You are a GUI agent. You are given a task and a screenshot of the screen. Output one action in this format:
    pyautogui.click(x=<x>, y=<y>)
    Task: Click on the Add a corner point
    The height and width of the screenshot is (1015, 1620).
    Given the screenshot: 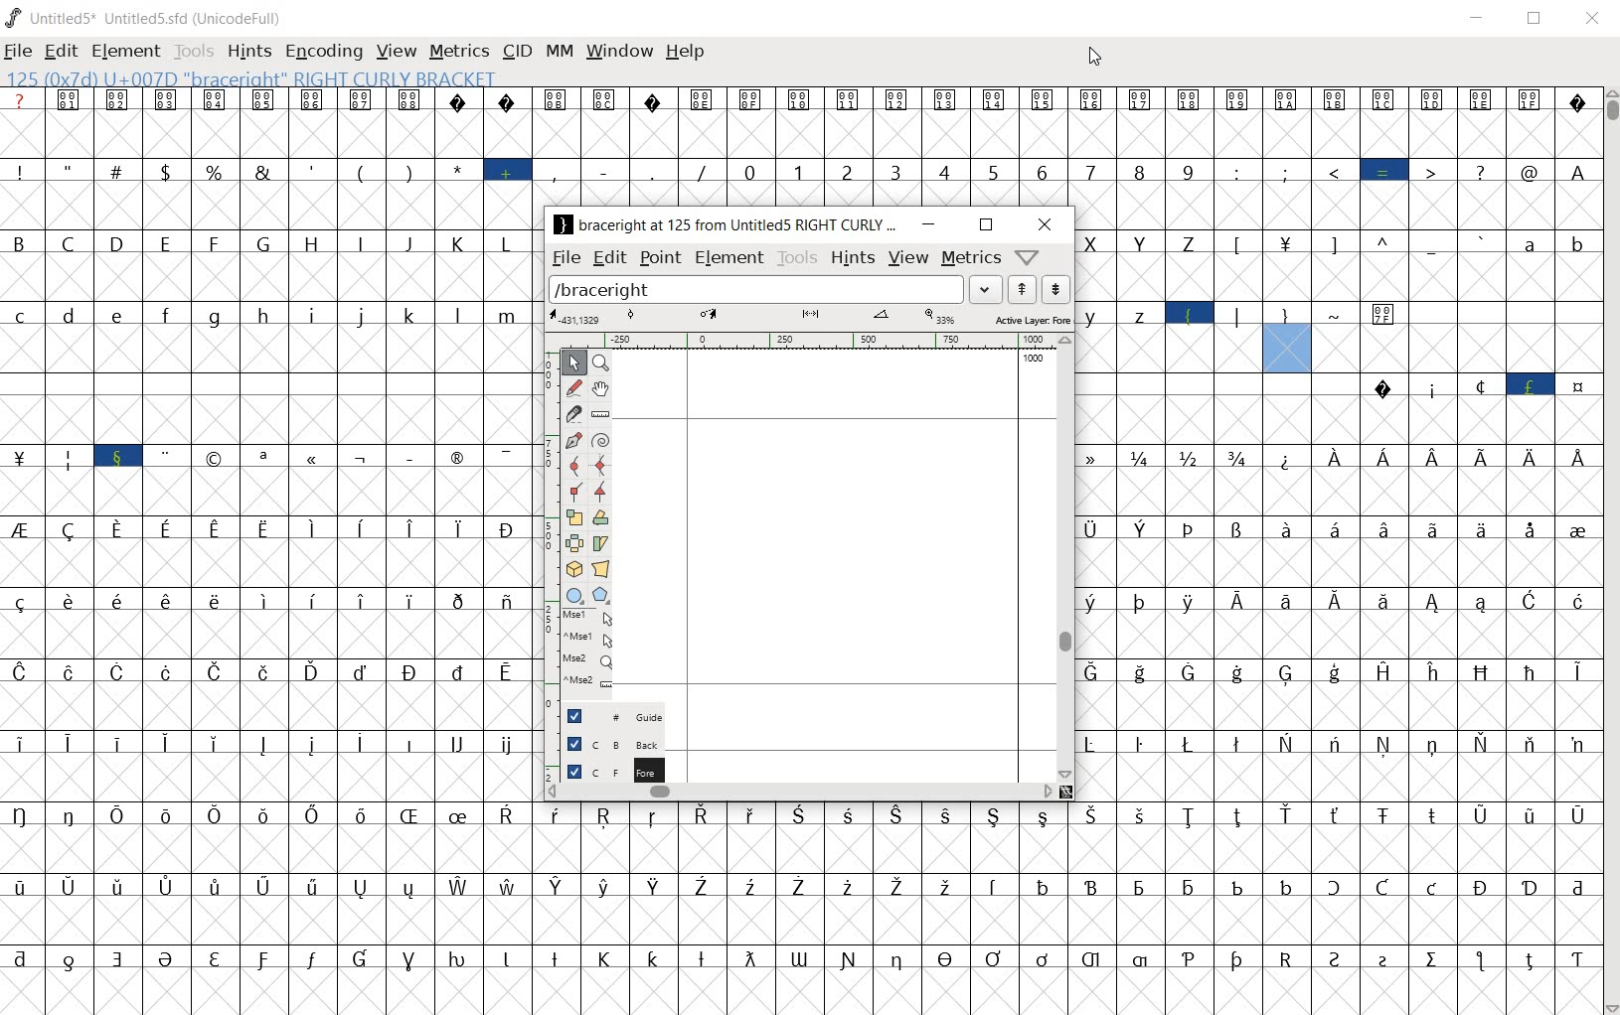 What is the action you would take?
    pyautogui.click(x=598, y=492)
    